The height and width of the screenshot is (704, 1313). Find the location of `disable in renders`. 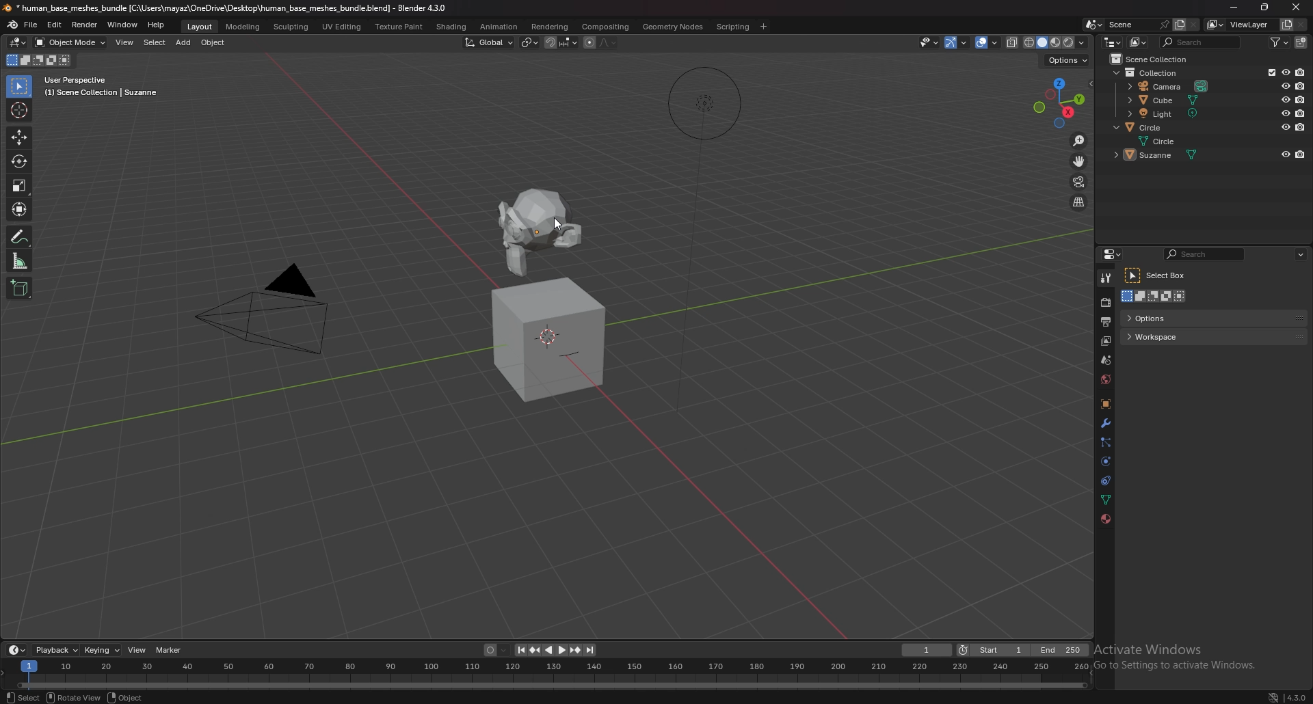

disable in renders is located at coordinates (1300, 155).